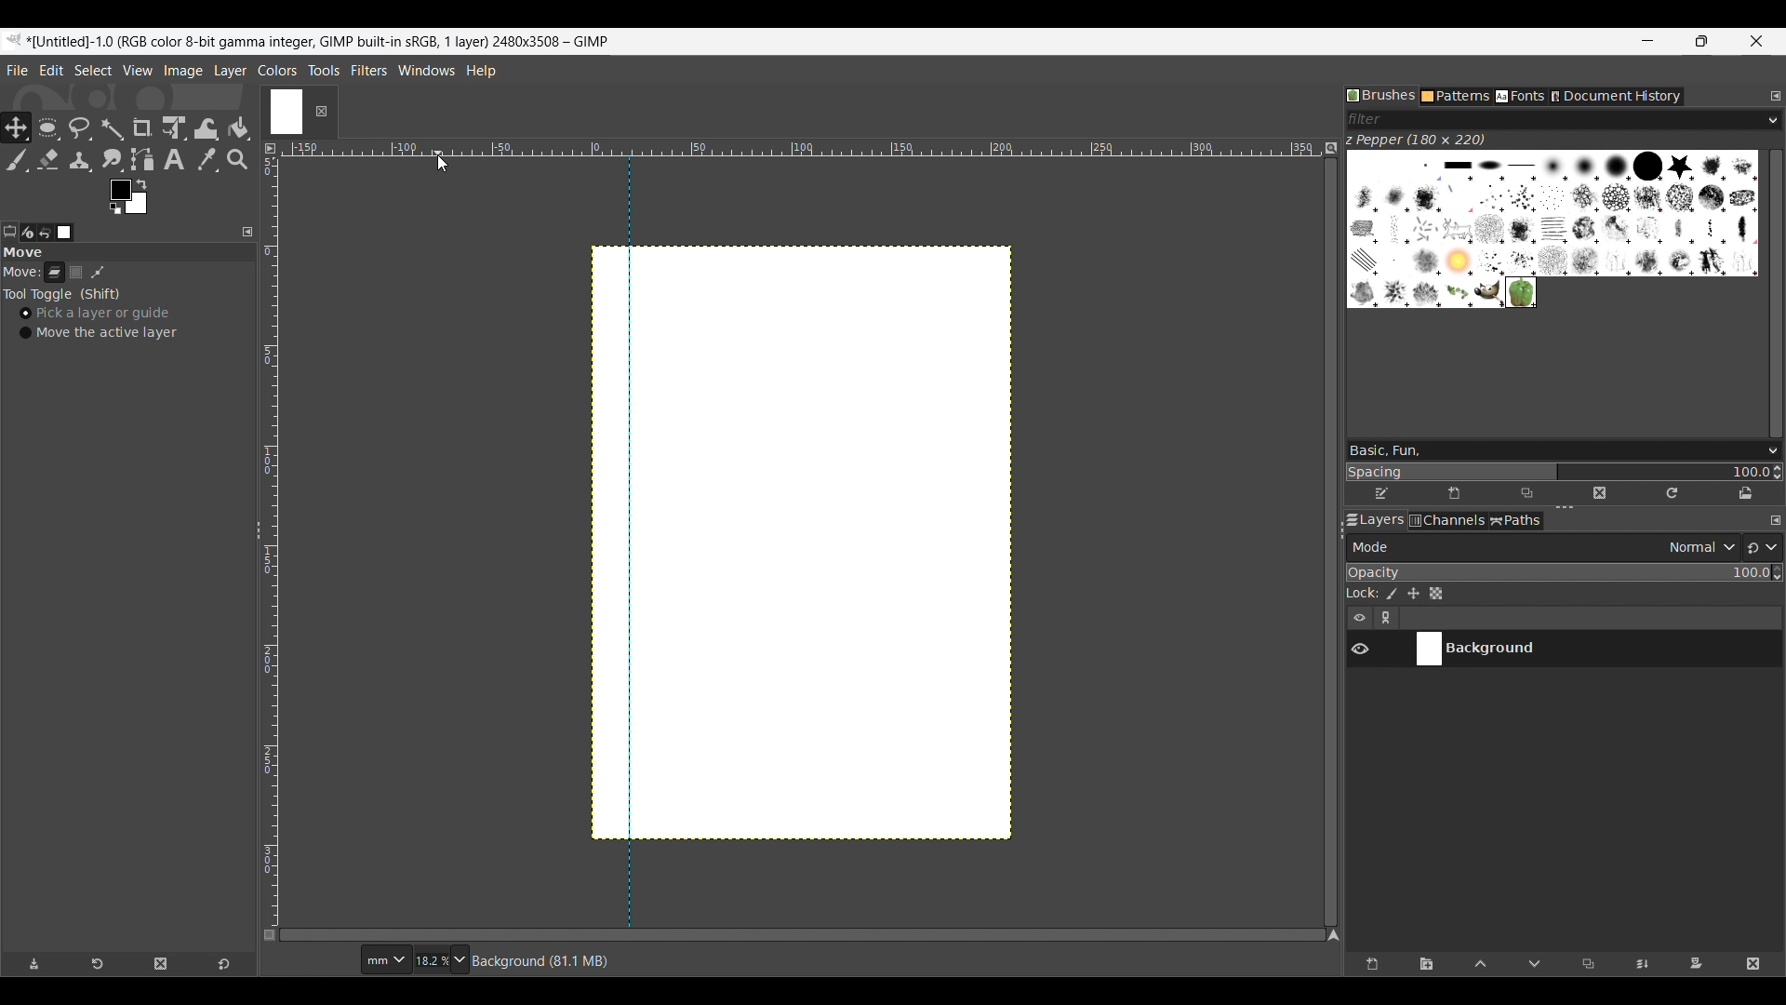 Image resolution: width=1786 pixels, height=1005 pixels. What do you see at coordinates (1777, 293) in the screenshot?
I see `Vertical slide bar` at bounding box center [1777, 293].